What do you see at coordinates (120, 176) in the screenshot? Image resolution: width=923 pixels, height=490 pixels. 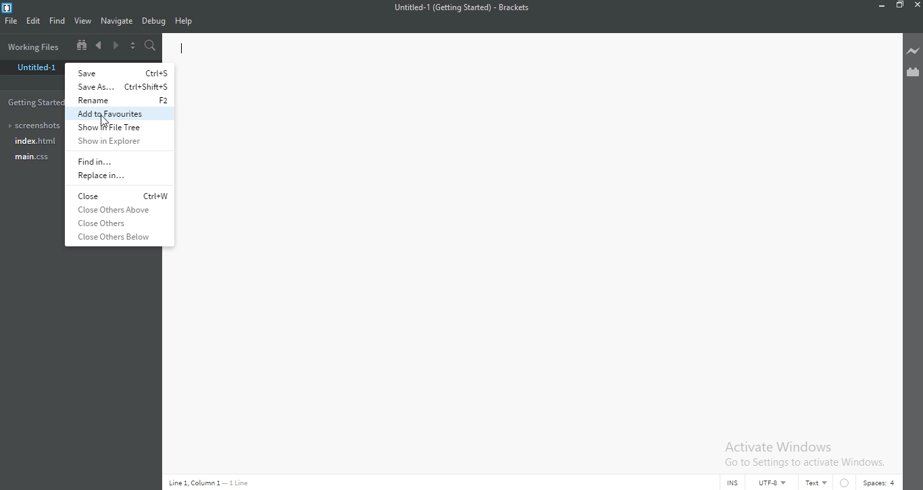 I see `replace in...` at bounding box center [120, 176].